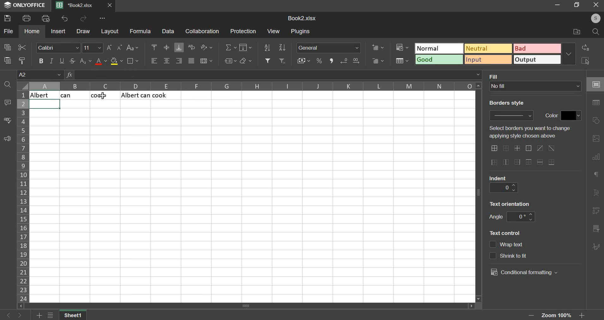  What do you see at coordinates (179, 47) in the screenshot?
I see `align bottom` at bounding box center [179, 47].